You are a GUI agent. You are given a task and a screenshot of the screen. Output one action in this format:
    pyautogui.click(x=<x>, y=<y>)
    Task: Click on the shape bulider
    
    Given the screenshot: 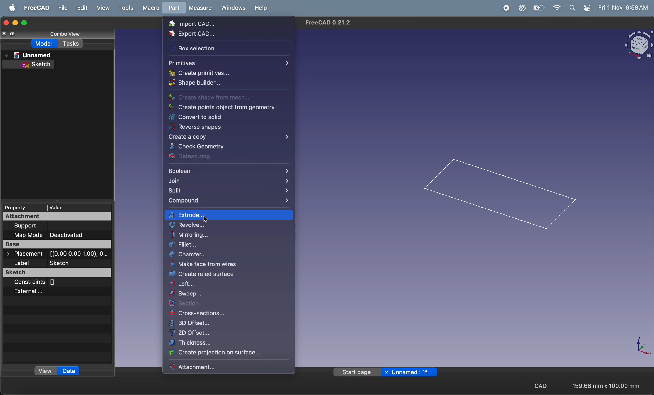 What is the action you would take?
    pyautogui.click(x=223, y=84)
    